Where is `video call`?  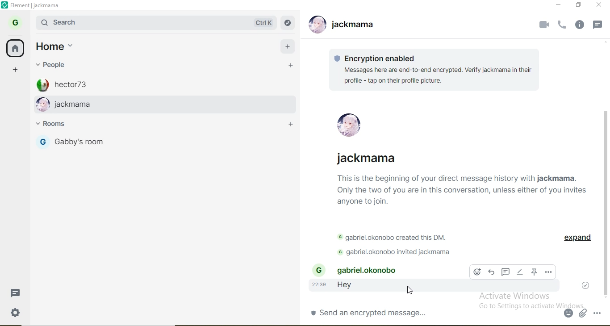 video call is located at coordinates (543, 25).